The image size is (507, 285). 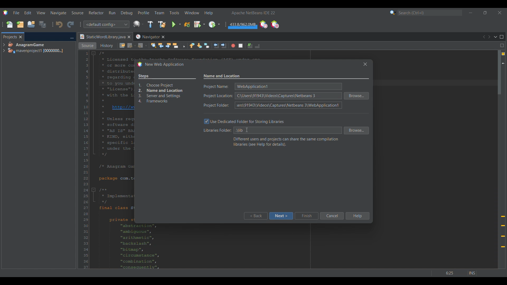 What do you see at coordinates (306, 216) in the screenshot?
I see `Finish` at bounding box center [306, 216].